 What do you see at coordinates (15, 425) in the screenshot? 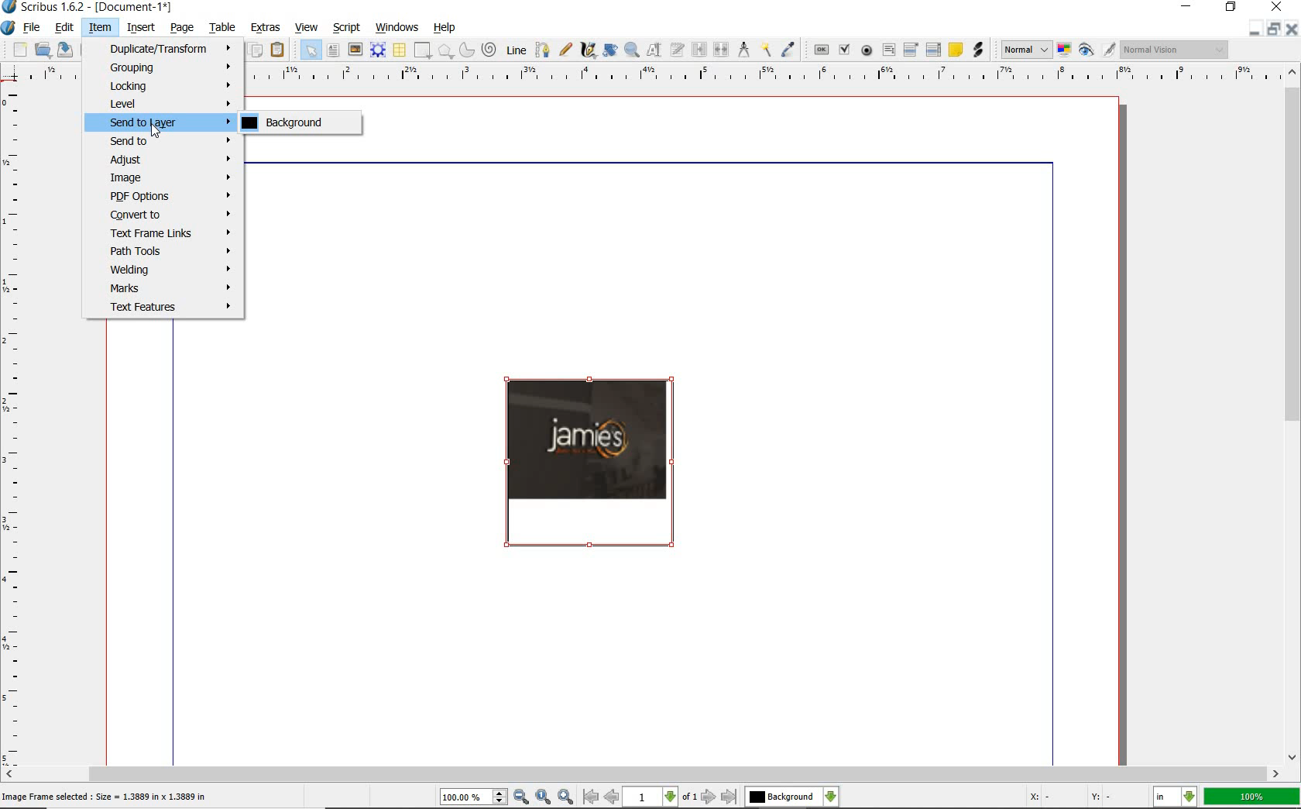
I see `Vertical Margin` at bounding box center [15, 425].